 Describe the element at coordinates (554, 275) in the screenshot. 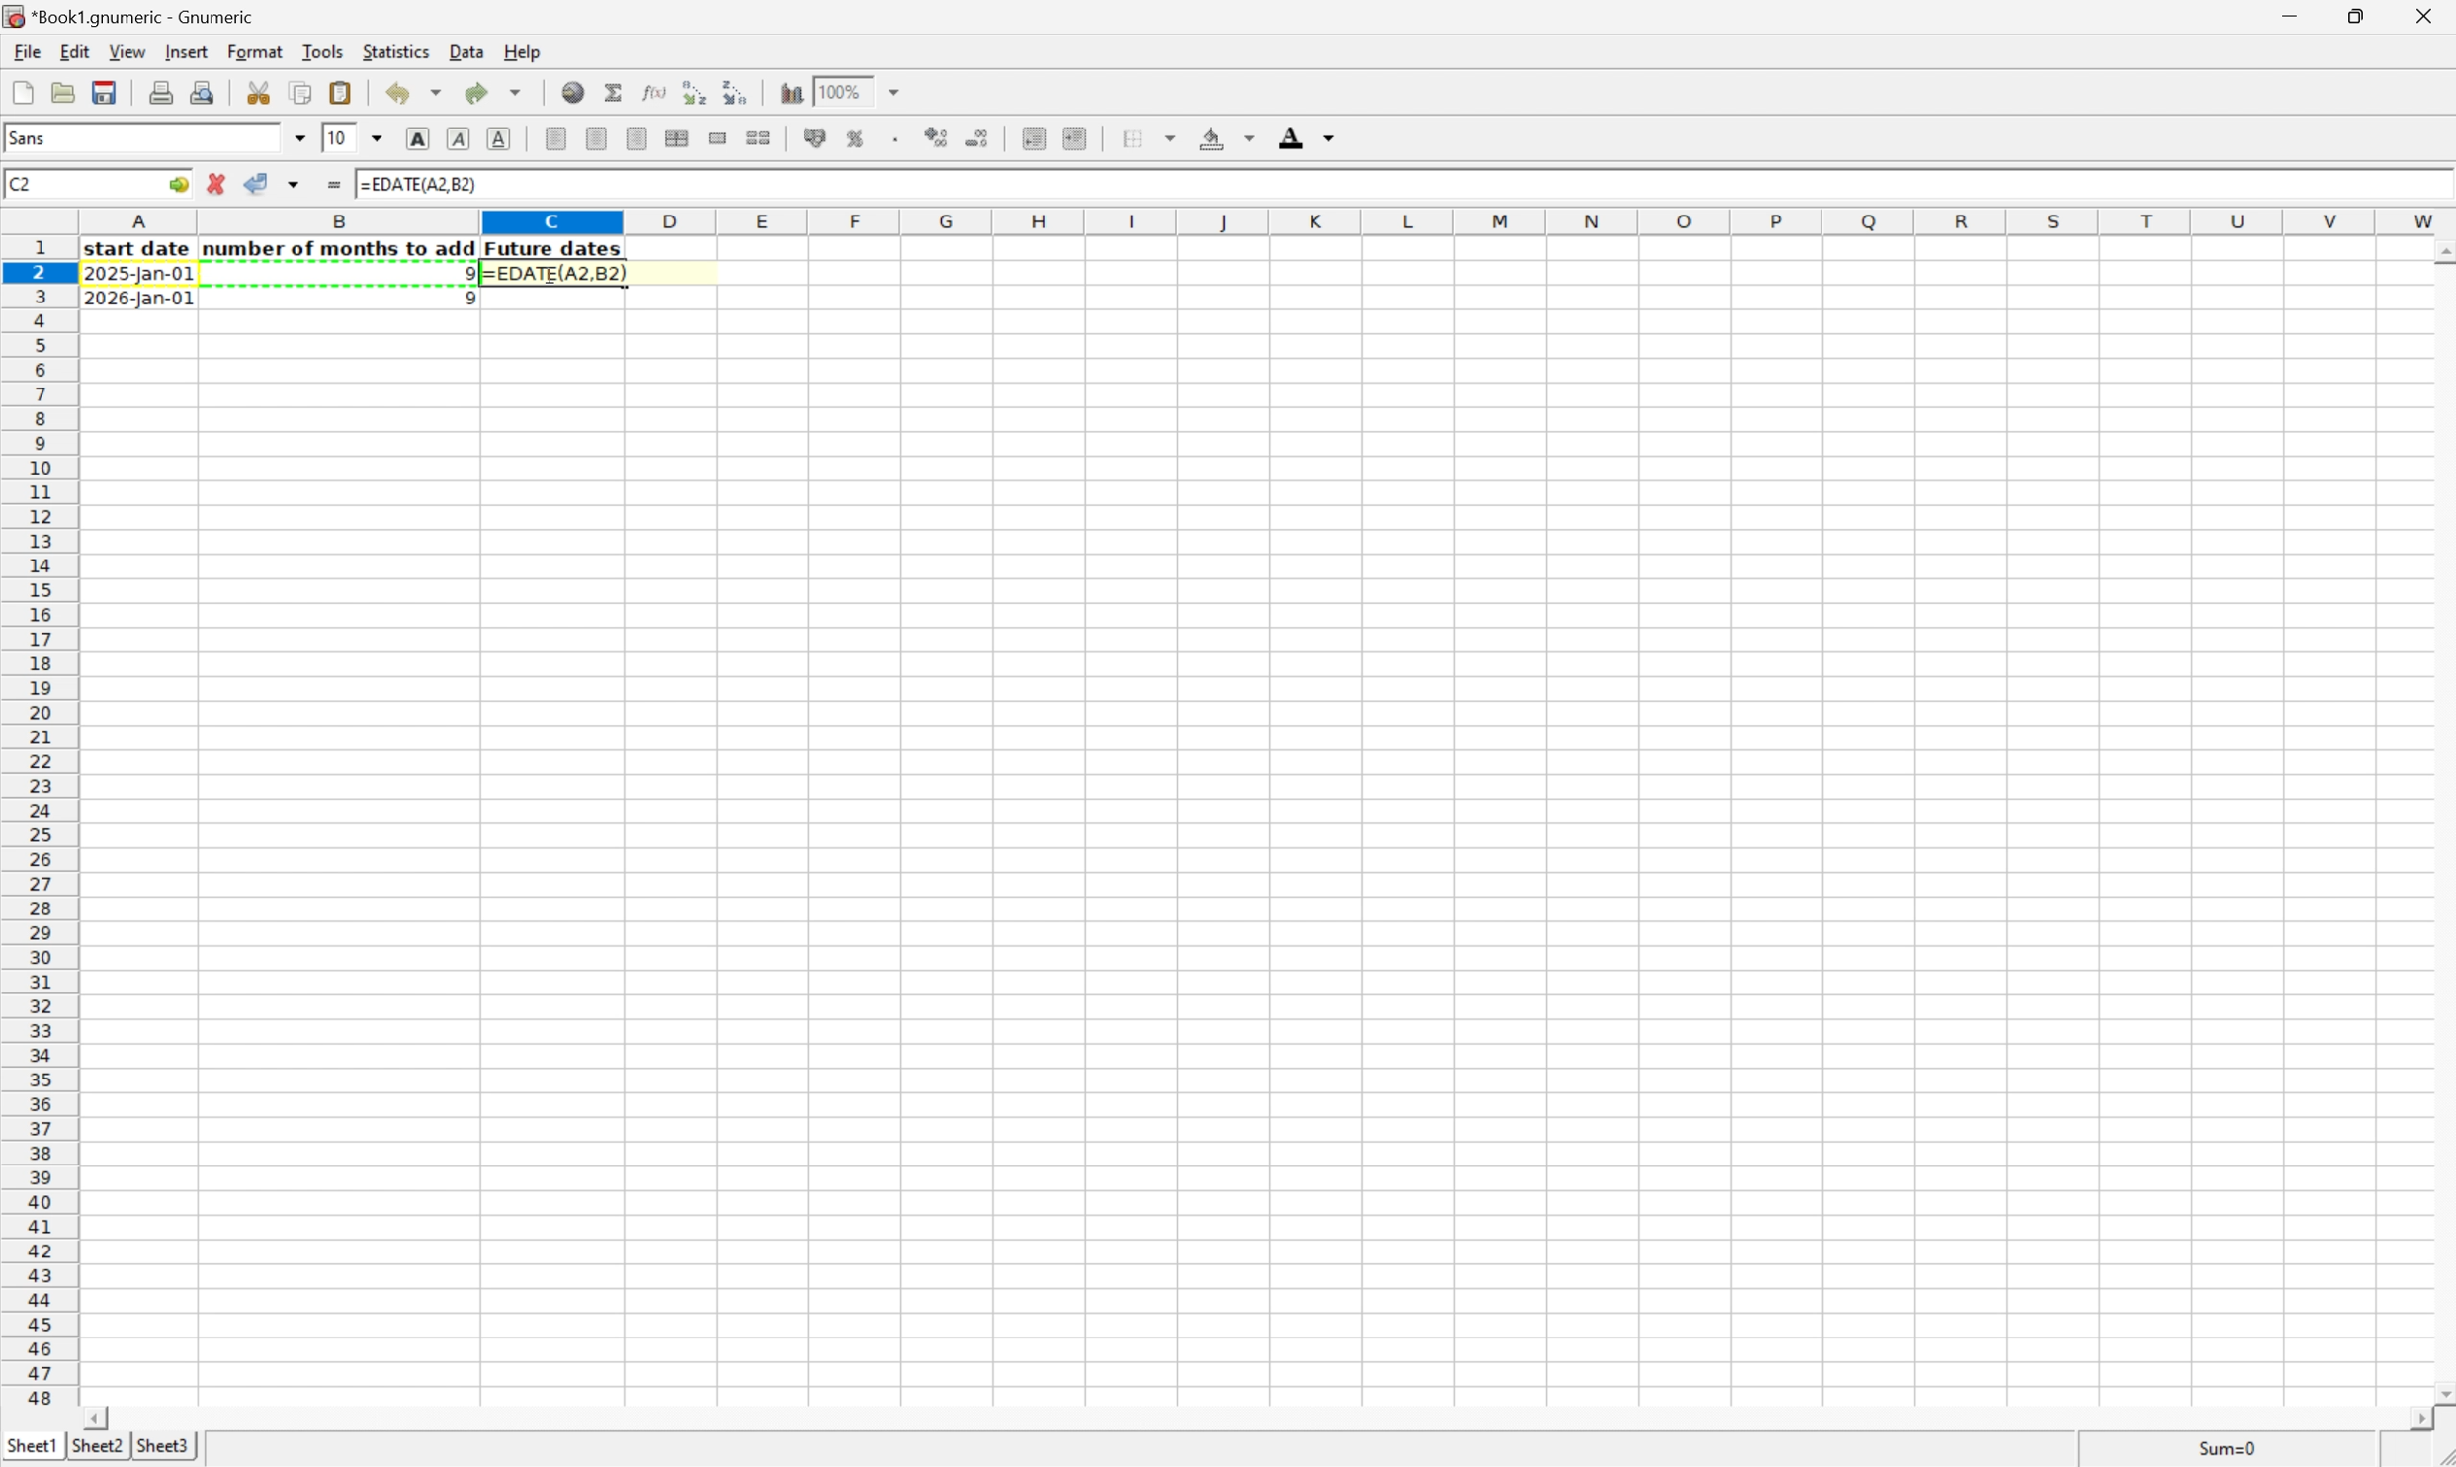

I see `=EDATE(A2, B2)` at that location.